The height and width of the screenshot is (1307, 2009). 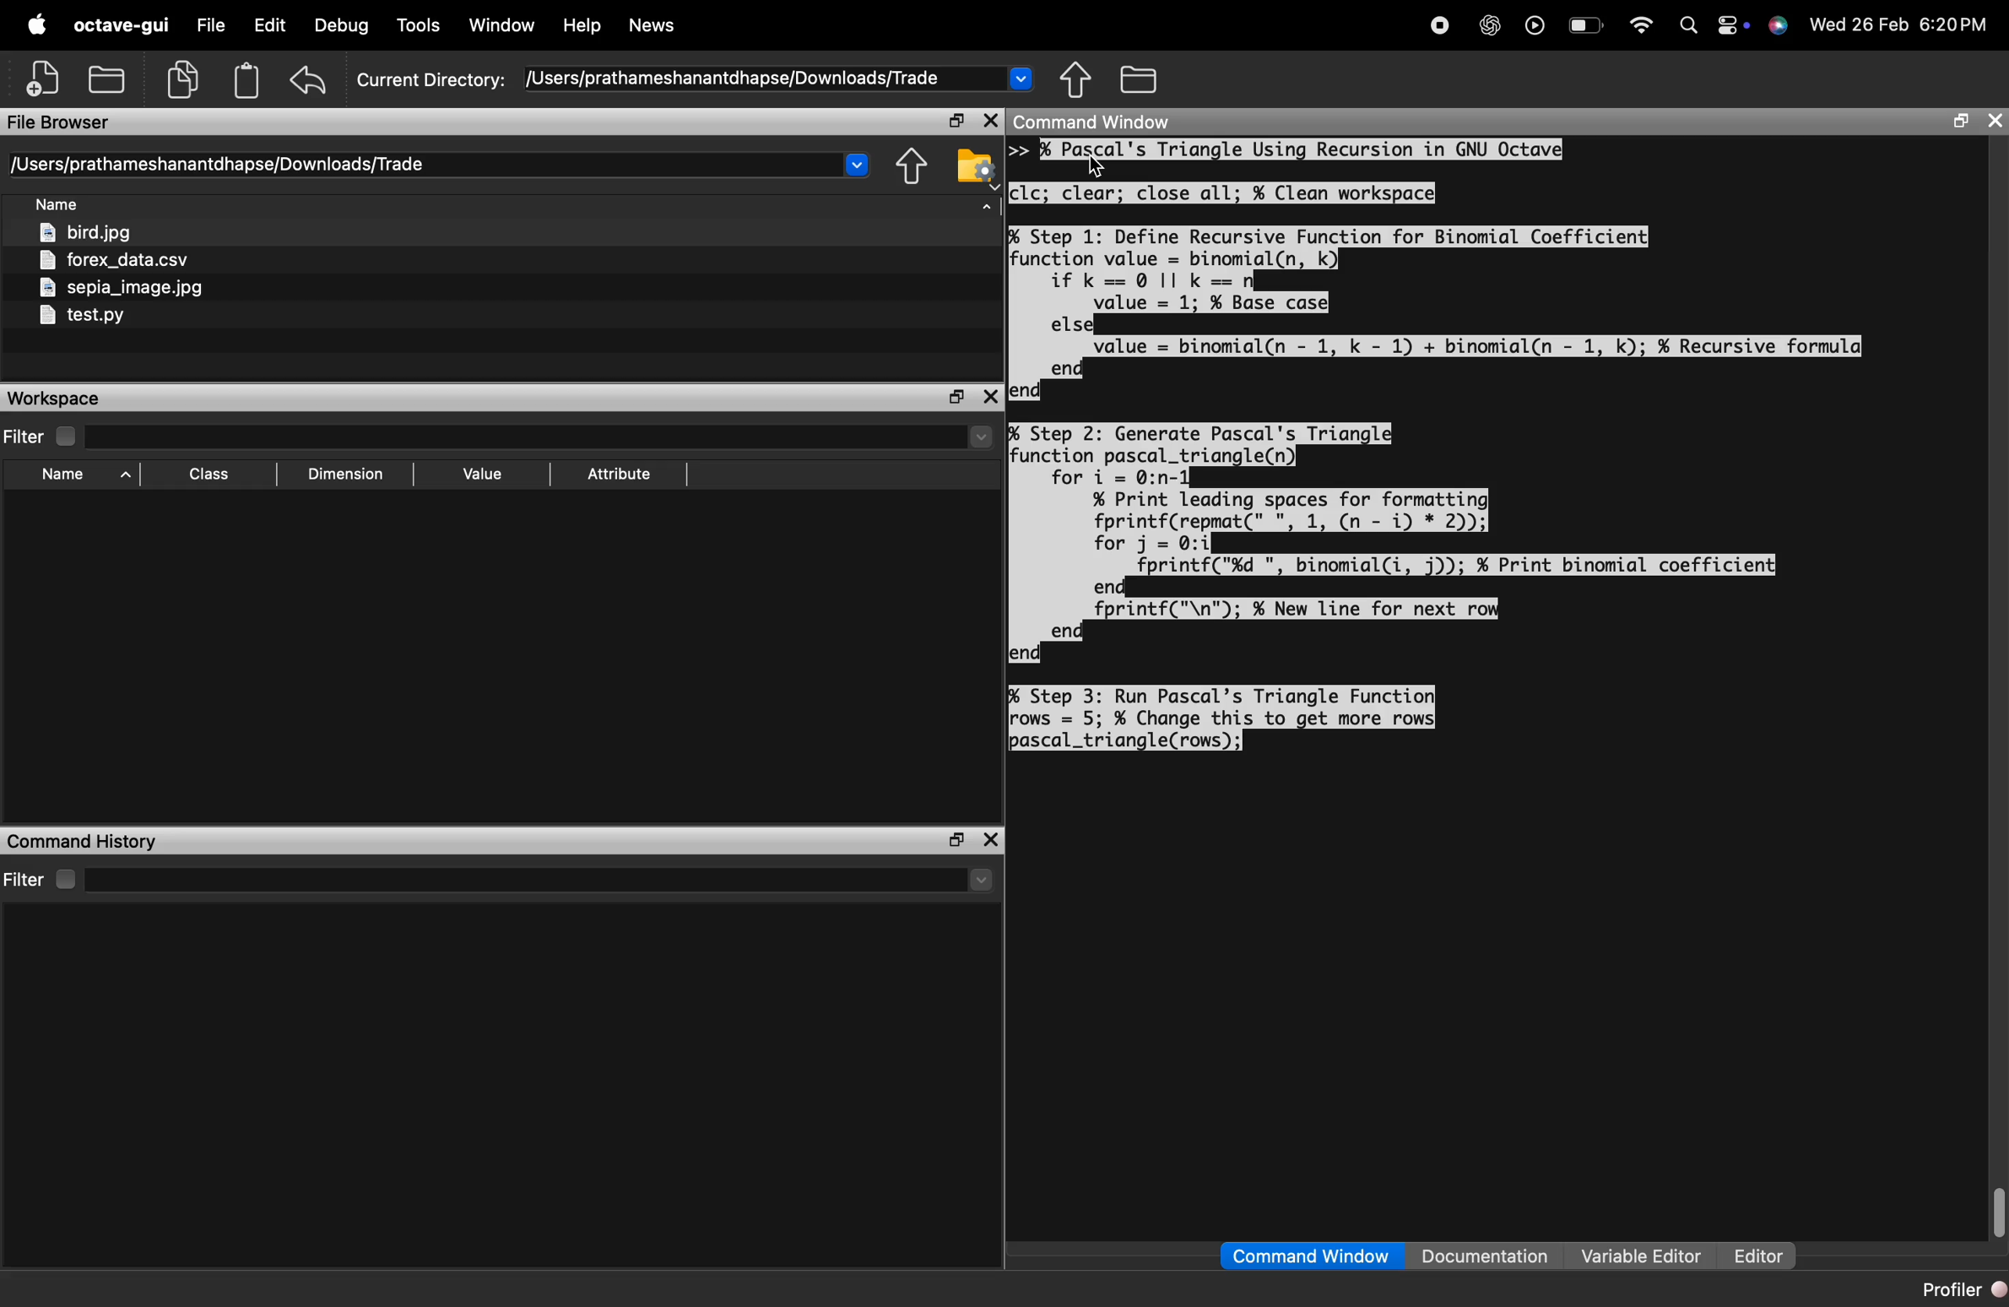 I want to click on Command Window, so click(x=1094, y=122).